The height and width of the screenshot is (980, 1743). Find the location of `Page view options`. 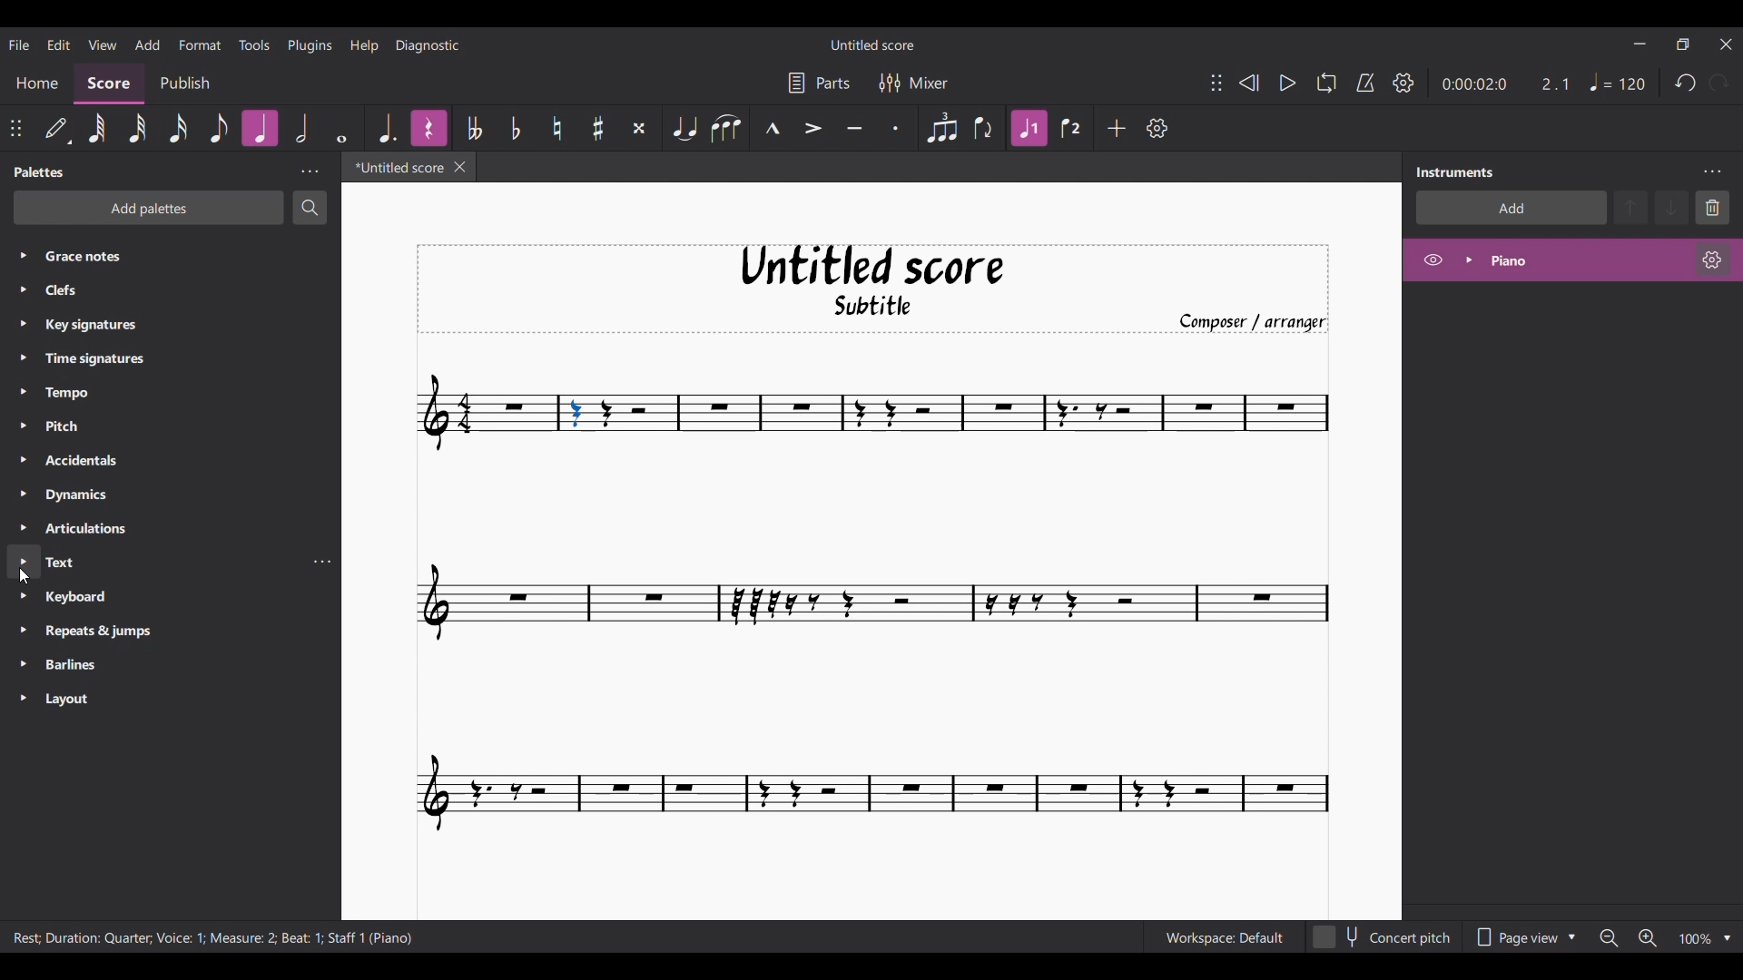

Page view options is located at coordinates (1523, 937).